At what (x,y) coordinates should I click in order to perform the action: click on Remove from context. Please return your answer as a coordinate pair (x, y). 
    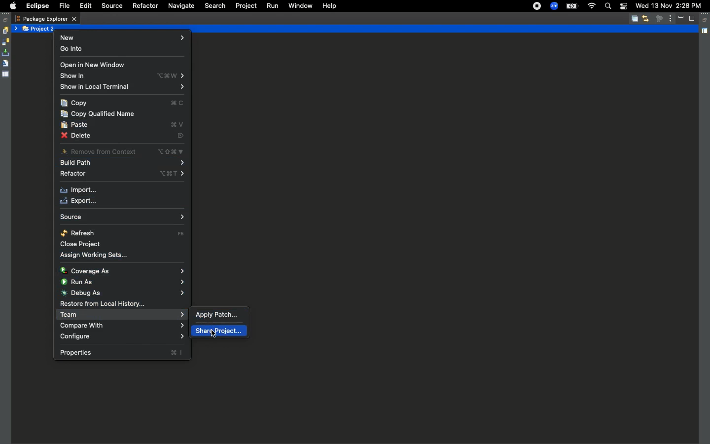
    Looking at the image, I should click on (122, 151).